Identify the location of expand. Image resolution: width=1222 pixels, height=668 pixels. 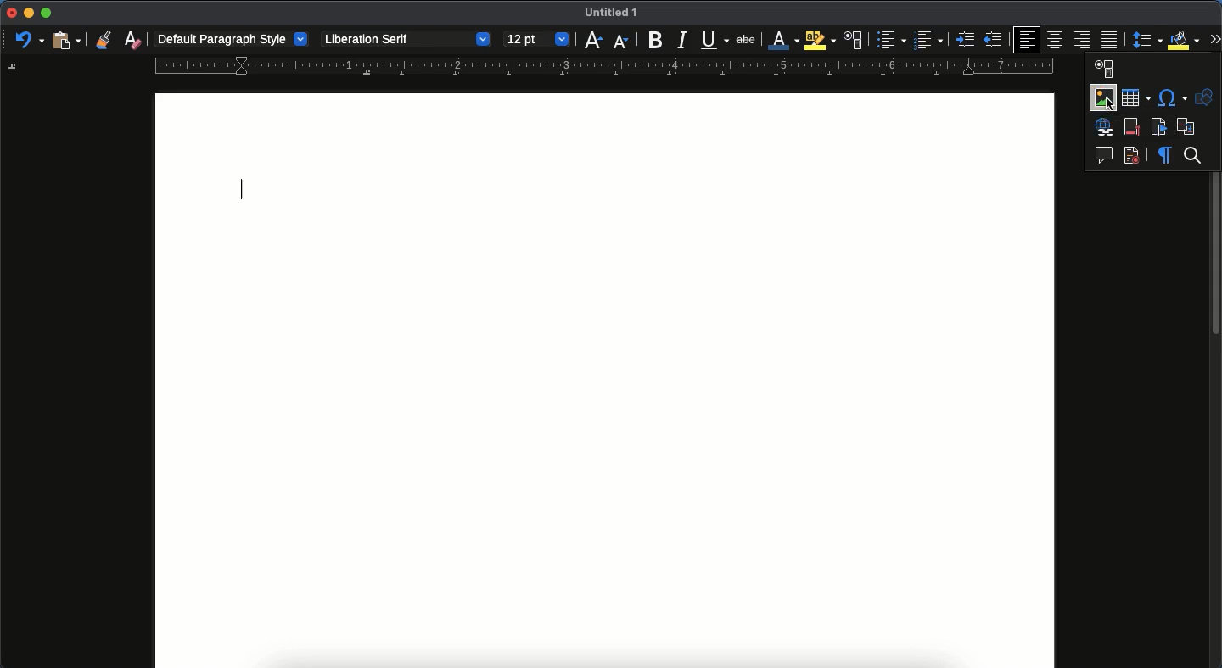
(1214, 41).